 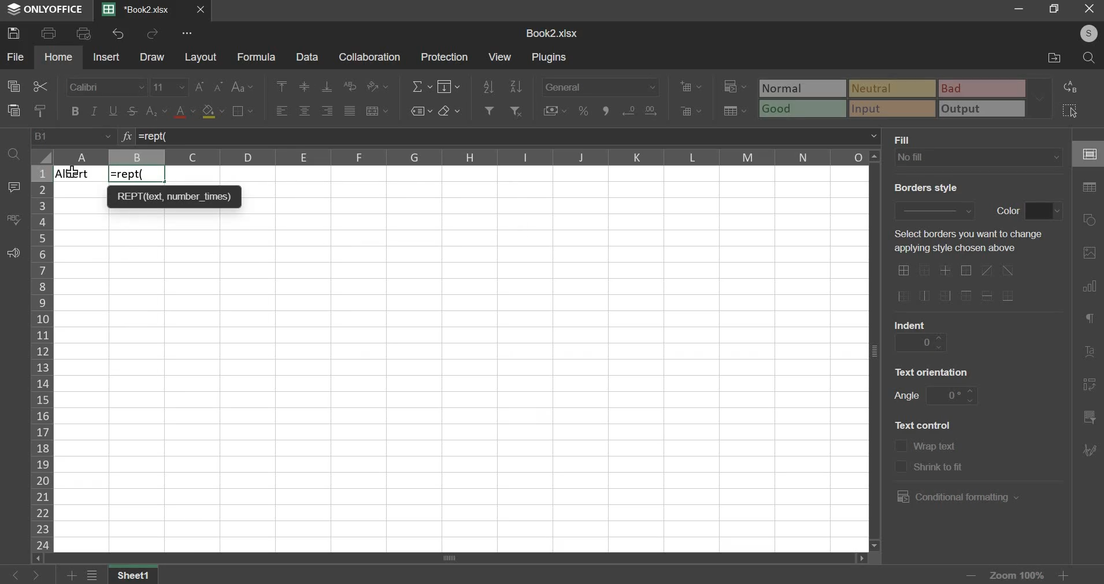 What do you see at coordinates (1054, 9) in the screenshot?
I see `maximise` at bounding box center [1054, 9].